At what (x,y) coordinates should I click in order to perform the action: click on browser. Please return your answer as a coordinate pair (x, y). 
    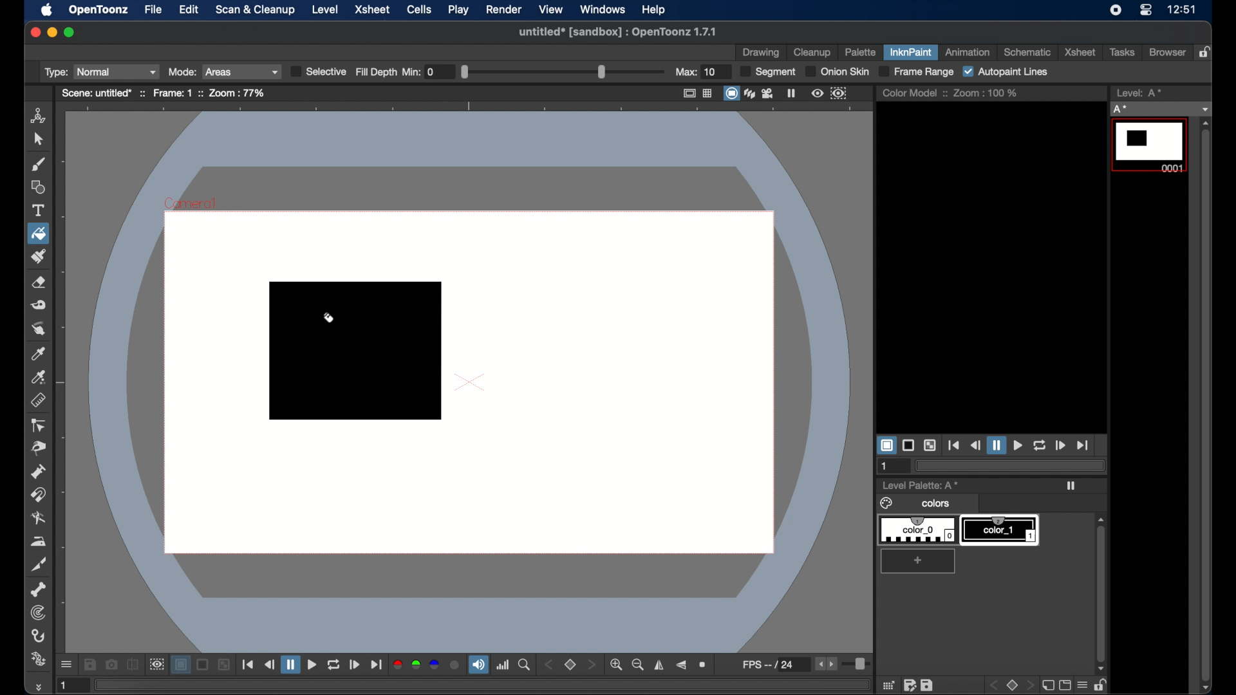
    Looking at the image, I should click on (1168, 51).